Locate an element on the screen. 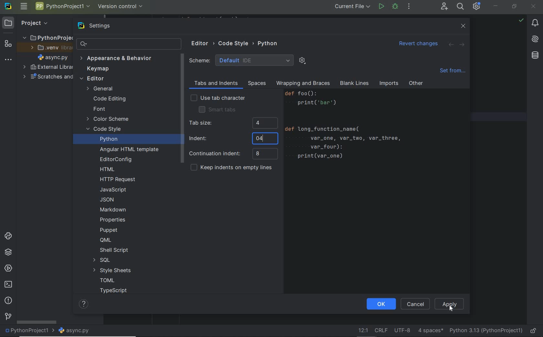  other is located at coordinates (416, 85).